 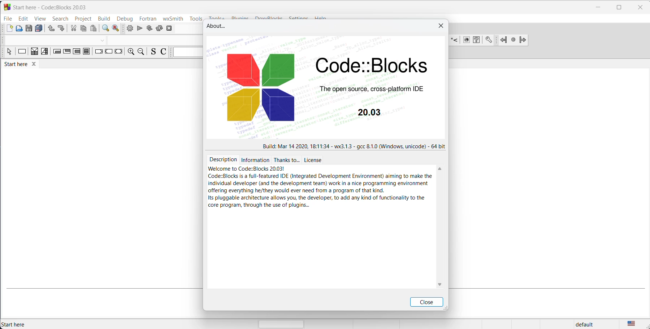 What do you see at coordinates (129, 28) in the screenshot?
I see `build` at bounding box center [129, 28].